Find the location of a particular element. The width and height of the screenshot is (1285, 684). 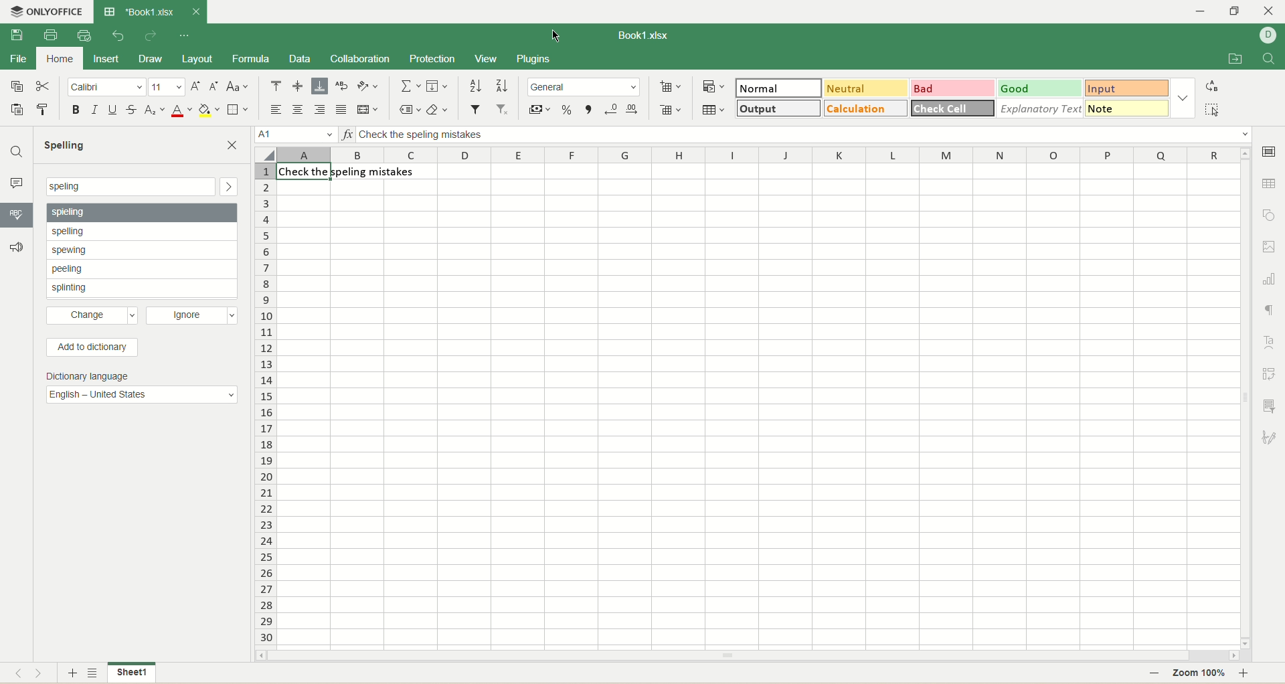

good is located at coordinates (1039, 88).